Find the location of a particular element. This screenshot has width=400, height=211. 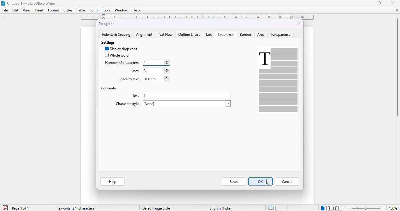

whole word is located at coordinates (117, 55).